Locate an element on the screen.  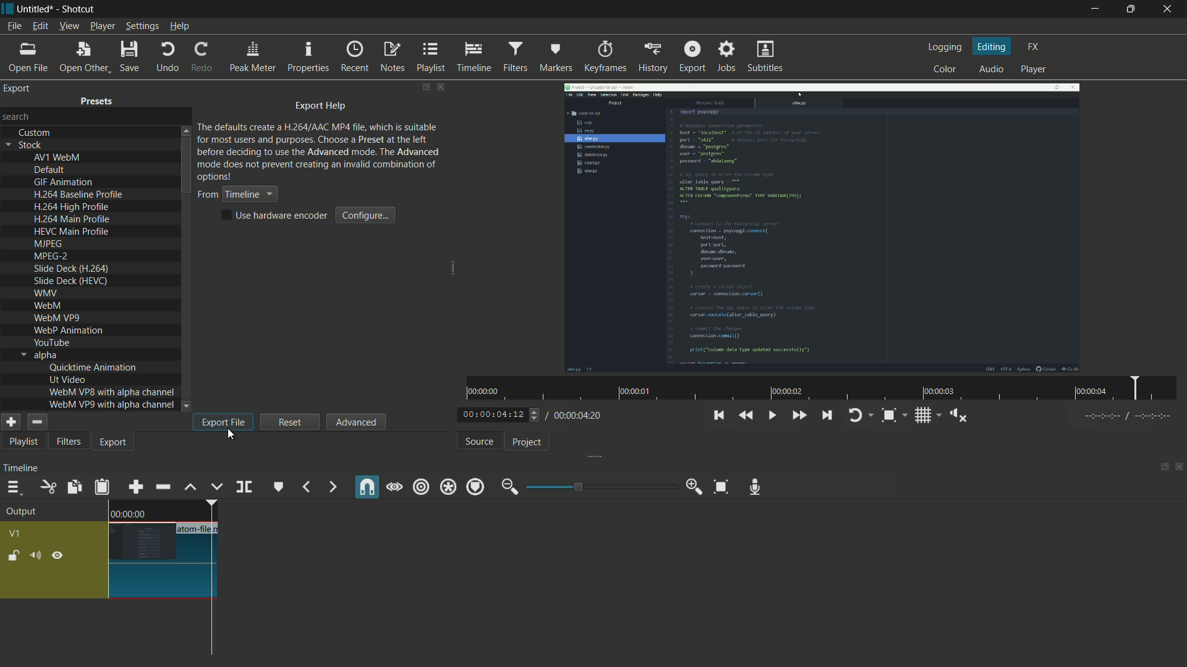
av1 webm is located at coordinates (57, 157).